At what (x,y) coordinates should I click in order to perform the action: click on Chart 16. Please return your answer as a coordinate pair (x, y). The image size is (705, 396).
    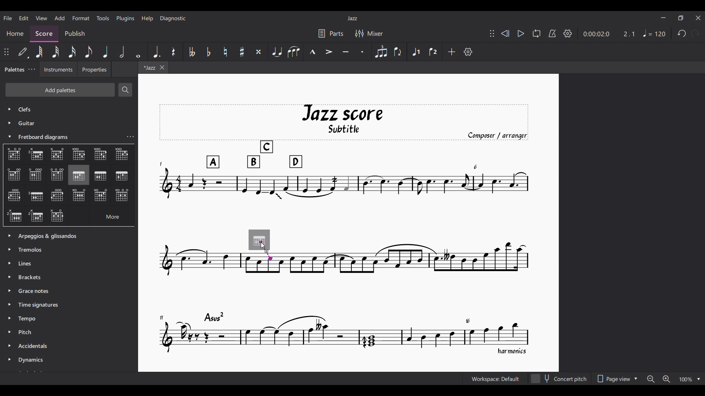
    Looking at the image, I should click on (101, 195).